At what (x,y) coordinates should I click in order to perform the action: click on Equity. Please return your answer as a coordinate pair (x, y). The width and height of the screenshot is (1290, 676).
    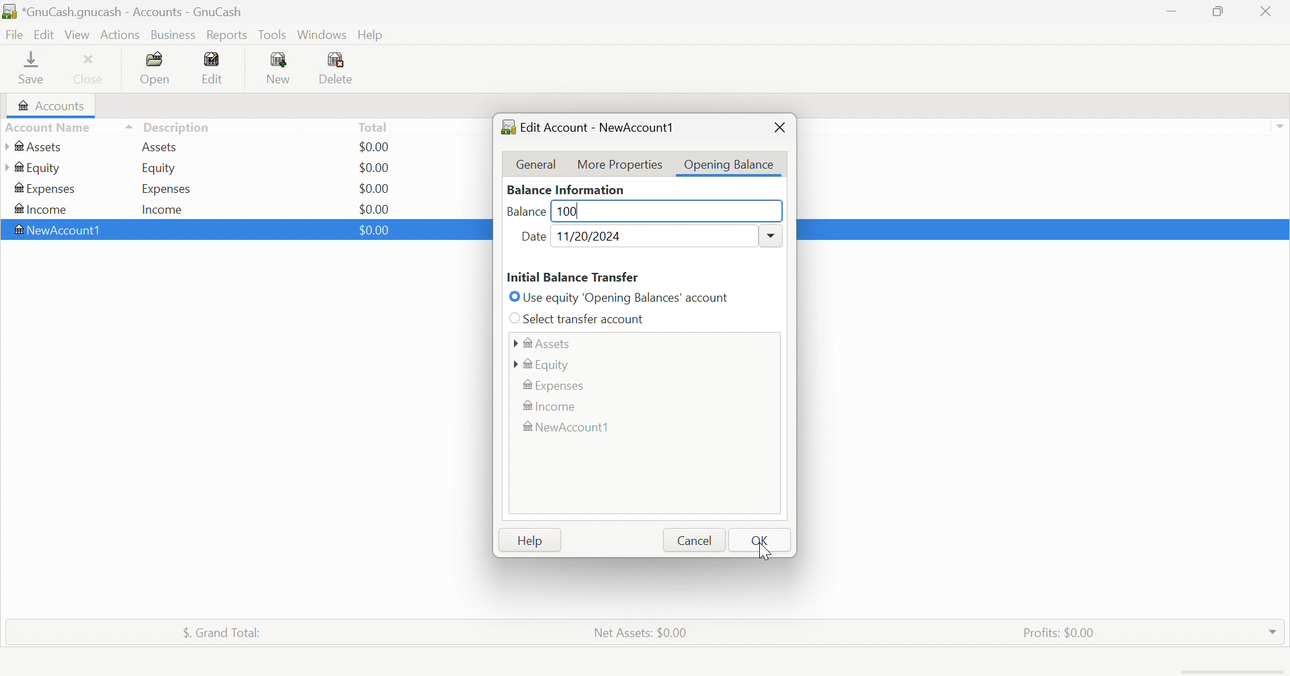
    Looking at the image, I should click on (160, 169).